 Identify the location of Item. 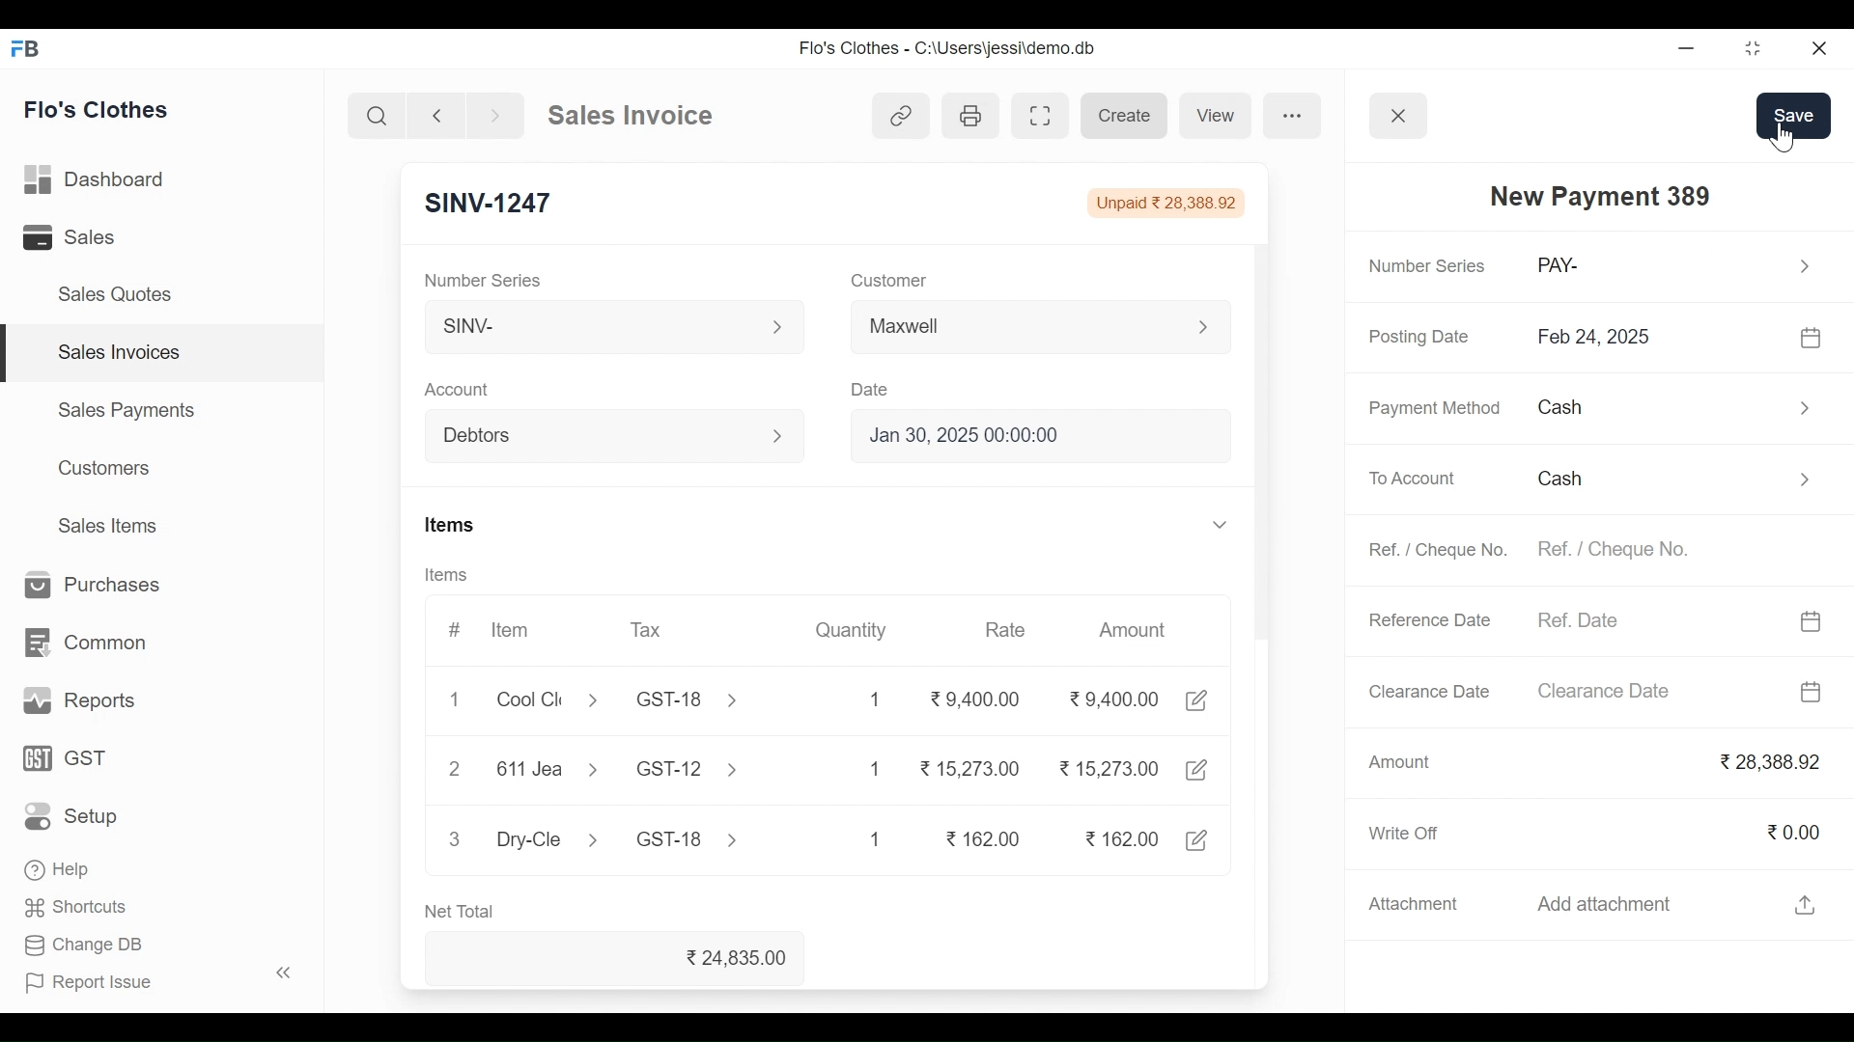
(517, 630).